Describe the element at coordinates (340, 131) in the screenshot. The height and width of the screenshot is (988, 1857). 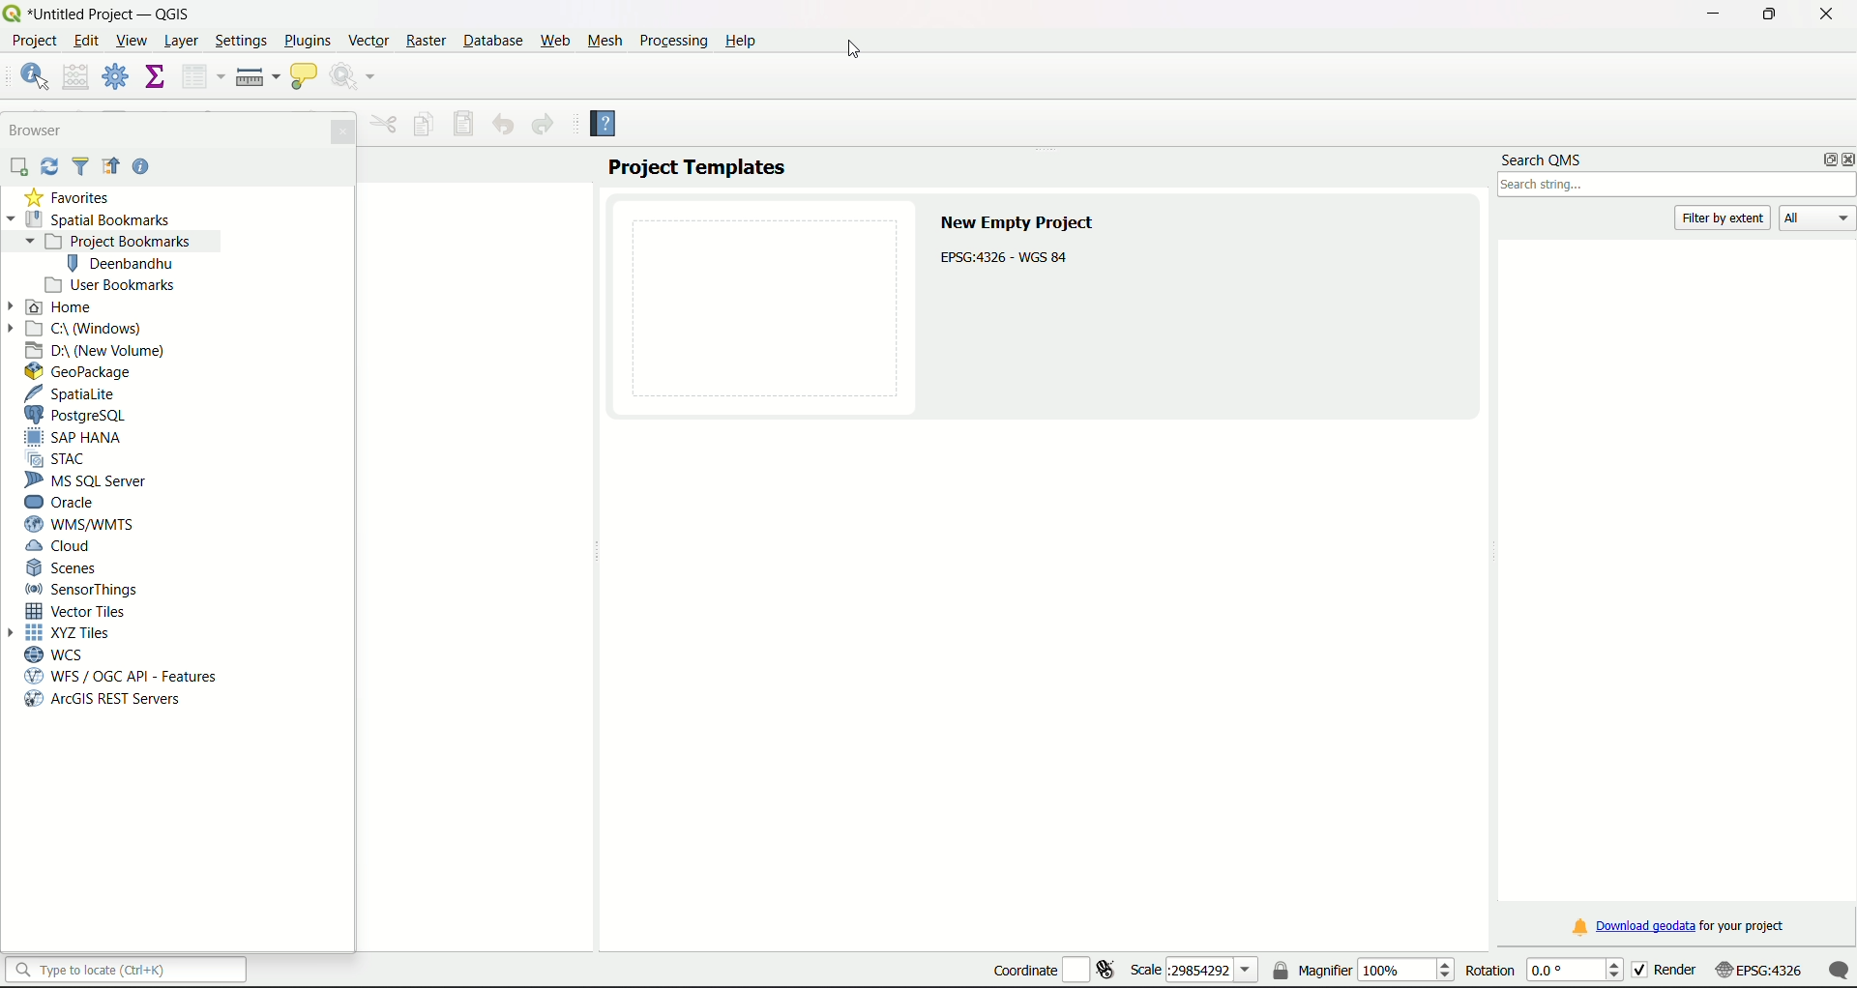
I see `Close` at that location.